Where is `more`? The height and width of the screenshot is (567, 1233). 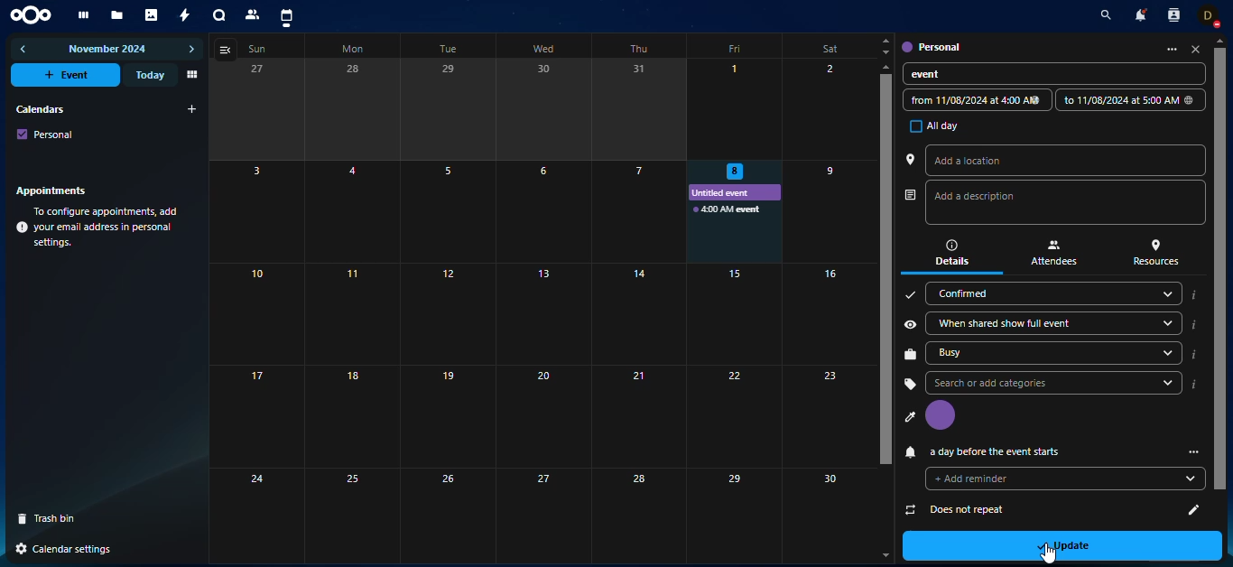
more is located at coordinates (1194, 451).